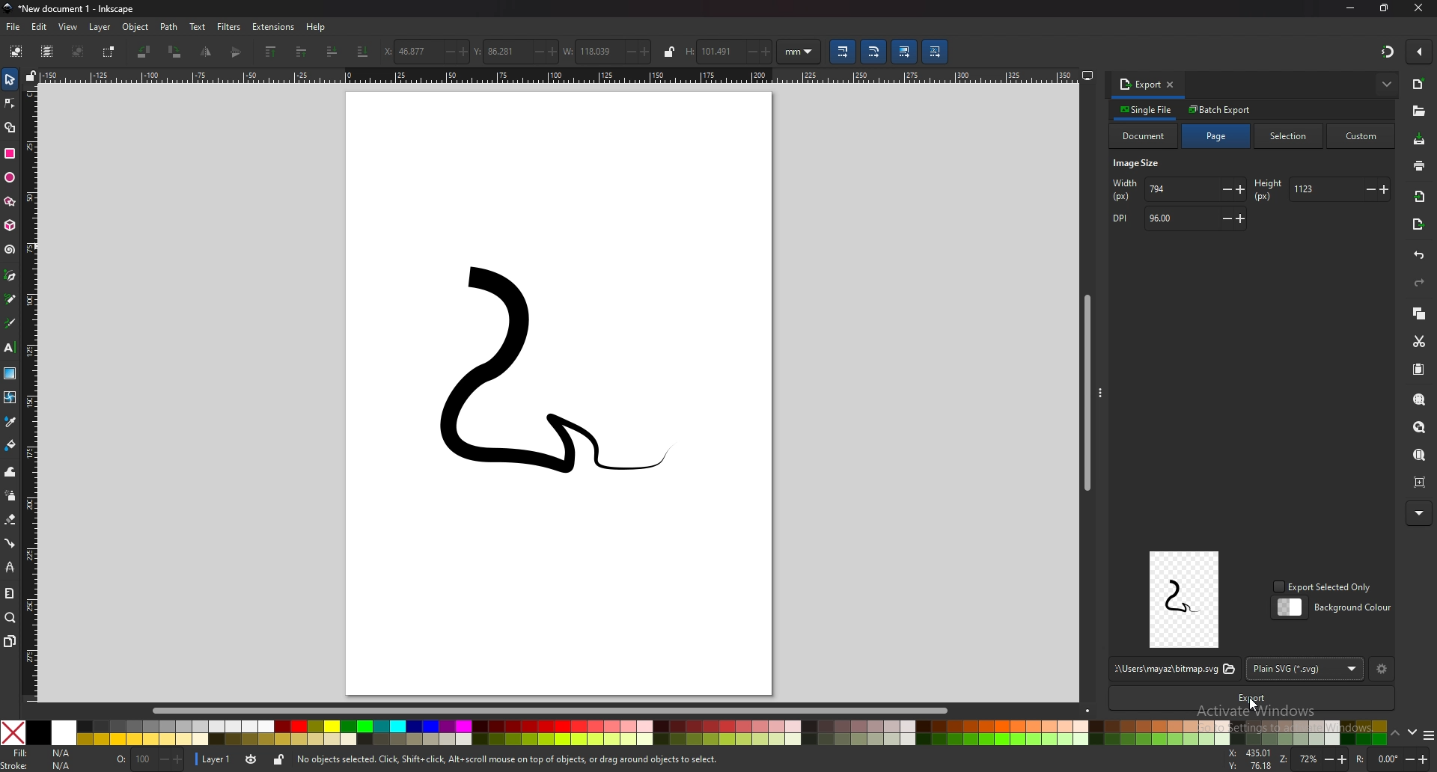 The width and height of the screenshot is (1437, 772). Describe the element at coordinates (516, 51) in the screenshot. I see `y coordinates` at that location.